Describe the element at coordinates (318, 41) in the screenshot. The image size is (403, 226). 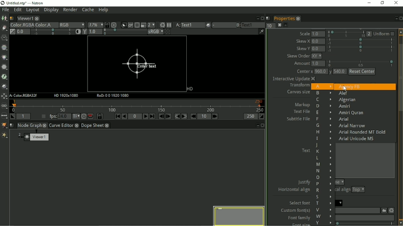
I see `0.0` at that location.